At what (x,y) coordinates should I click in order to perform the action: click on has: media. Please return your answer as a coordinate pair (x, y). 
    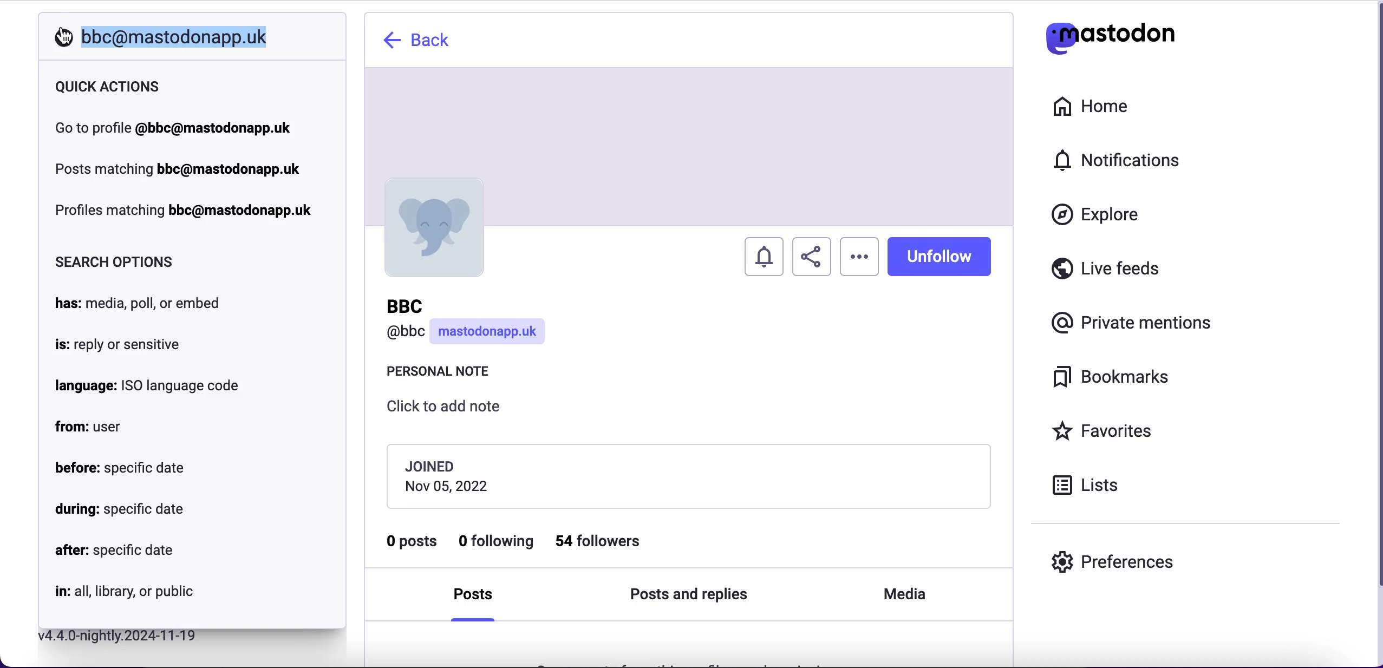
    Looking at the image, I should click on (143, 304).